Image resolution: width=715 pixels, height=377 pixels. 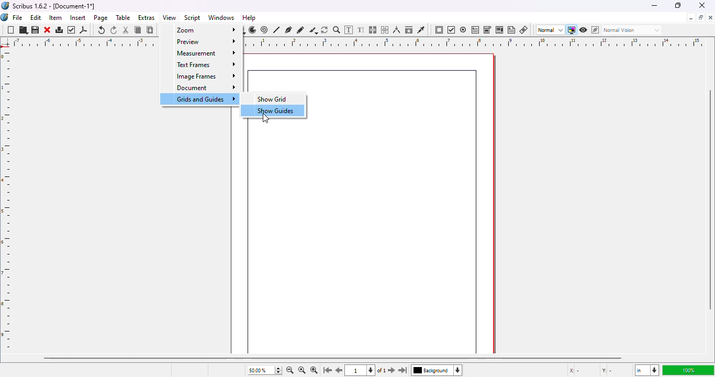 What do you see at coordinates (102, 30) in the screenshot?
I see `undo` at bounding box center [102, 30].